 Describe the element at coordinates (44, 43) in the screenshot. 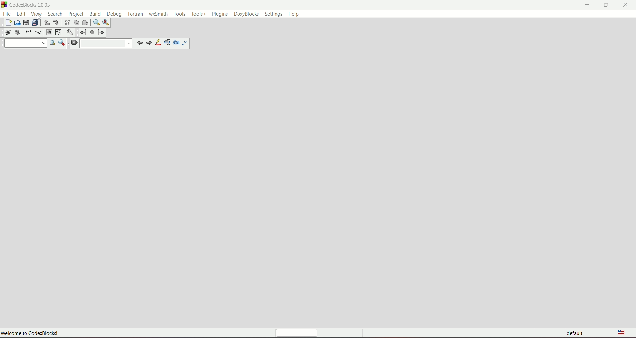

I see `Drop dpwn` at that location.